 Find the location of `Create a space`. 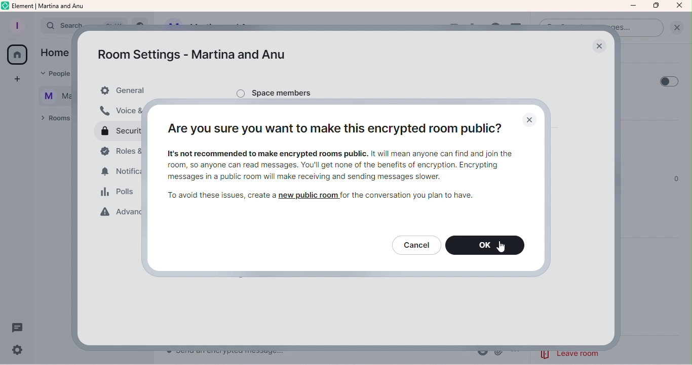

Create a space is located at coordinates (19, 81).